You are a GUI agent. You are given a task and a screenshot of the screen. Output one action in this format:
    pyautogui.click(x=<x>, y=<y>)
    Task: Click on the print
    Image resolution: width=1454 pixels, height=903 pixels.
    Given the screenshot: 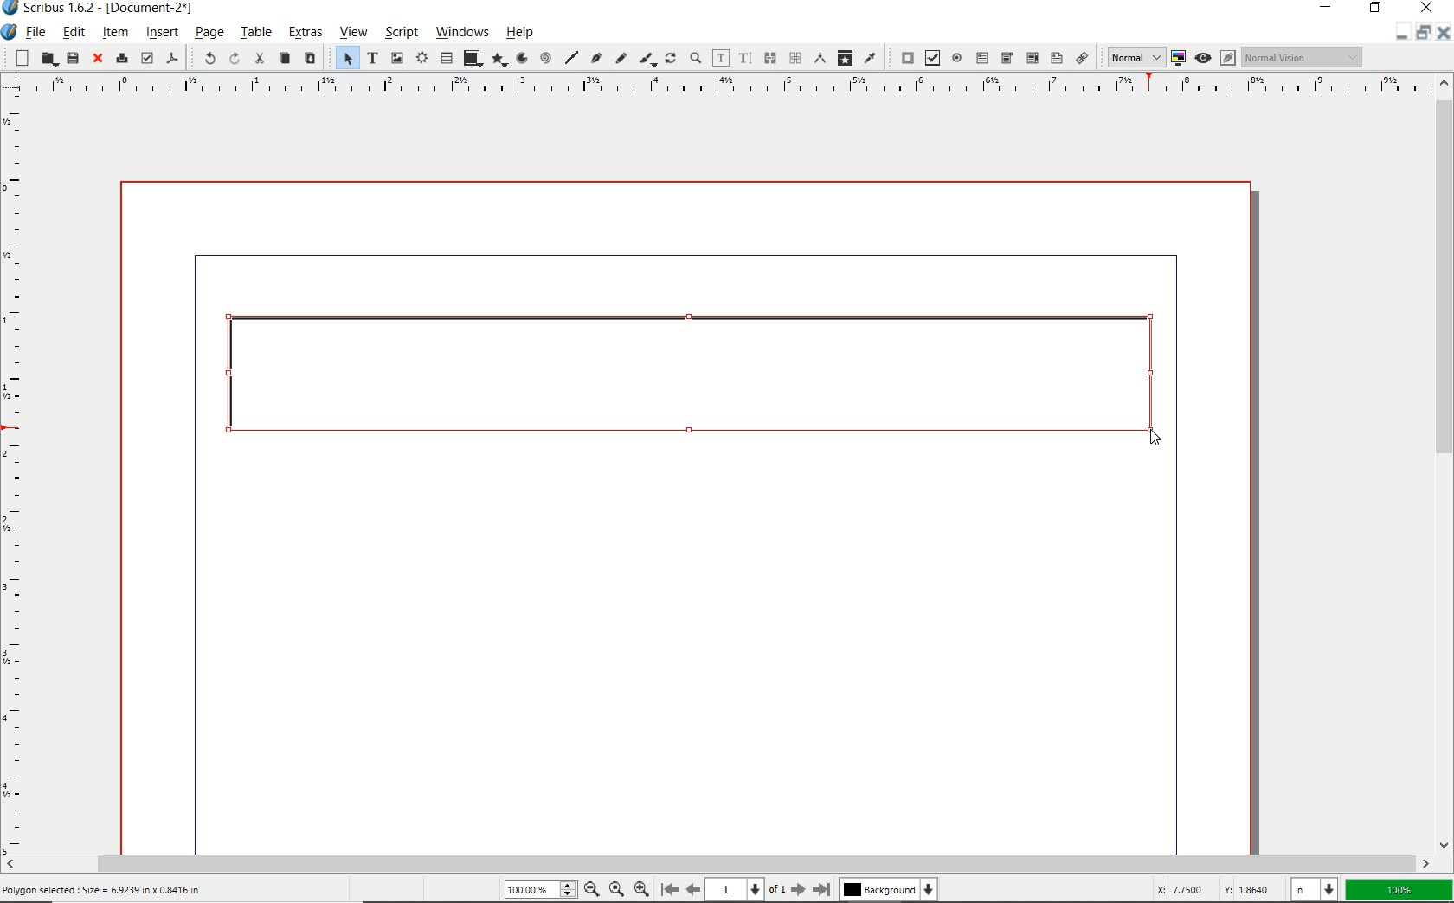 What is the action you would take?
    pyautogui.click(x=121, y=58)
    